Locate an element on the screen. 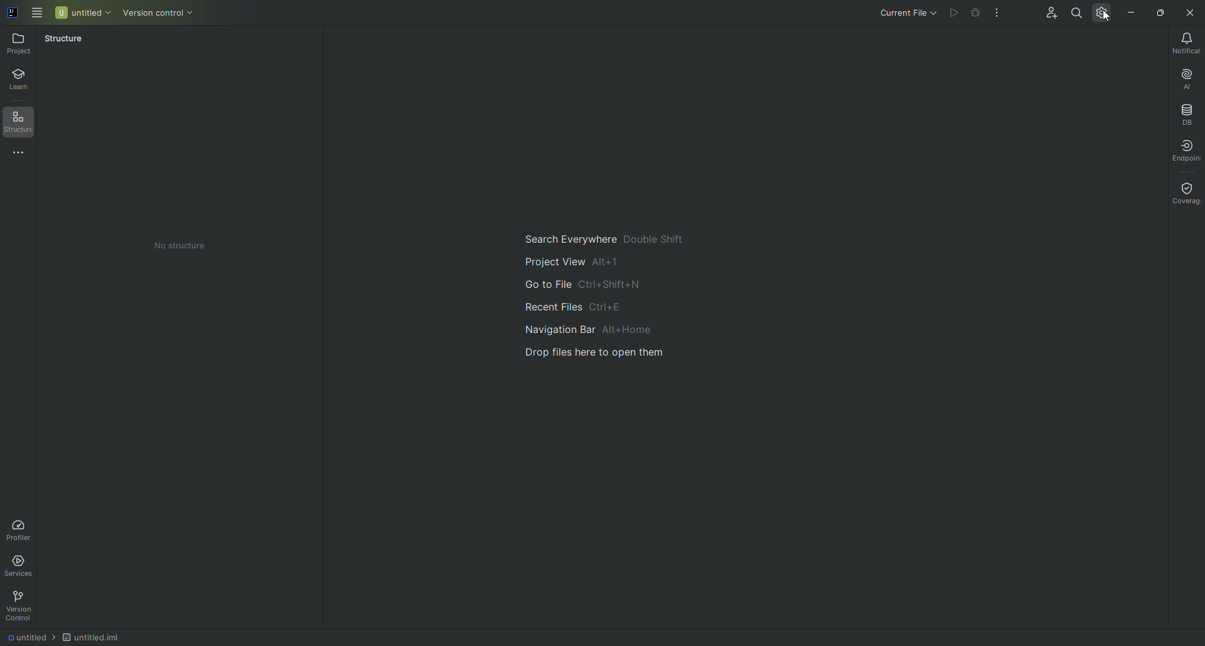  Close is located at coordinates (1189, 13).